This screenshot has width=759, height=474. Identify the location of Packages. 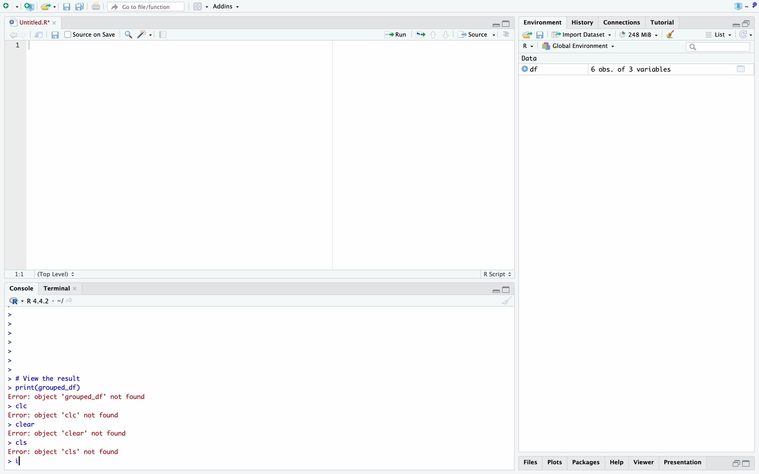
(586, 462).